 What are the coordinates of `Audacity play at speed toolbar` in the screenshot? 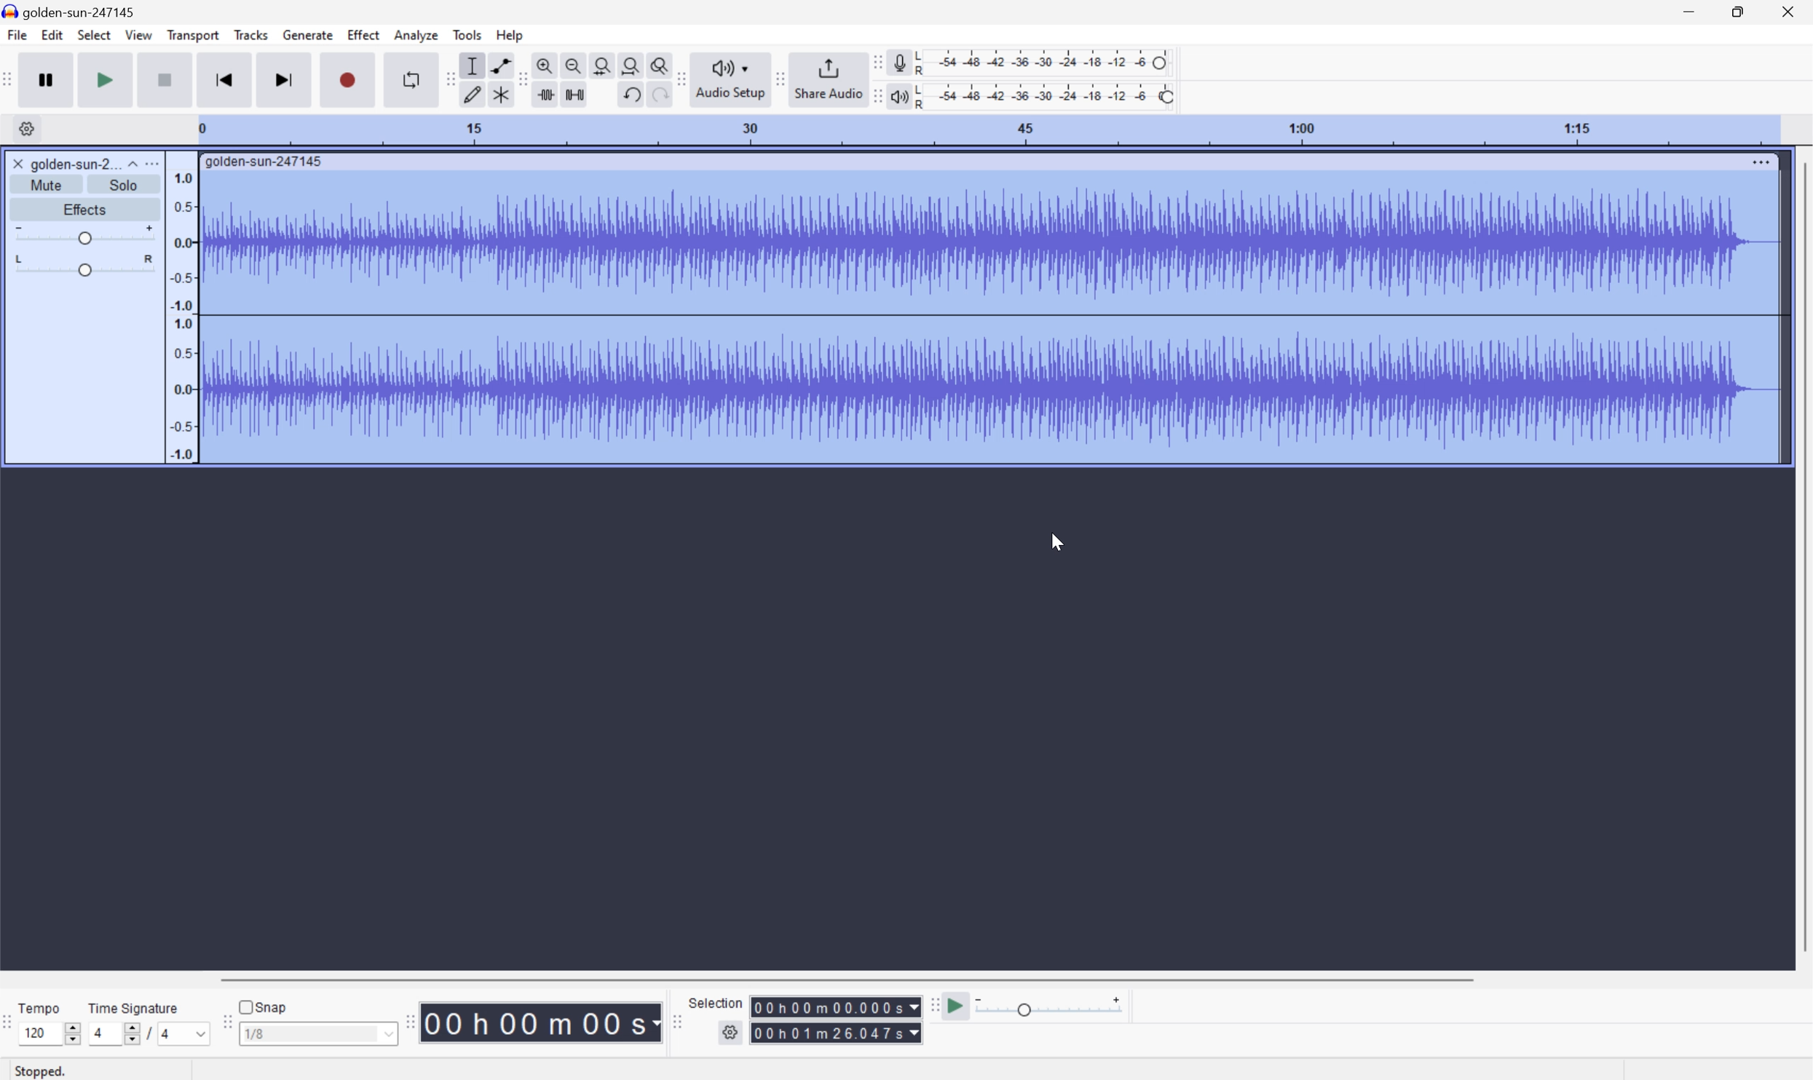 It's located at (933, 1003).